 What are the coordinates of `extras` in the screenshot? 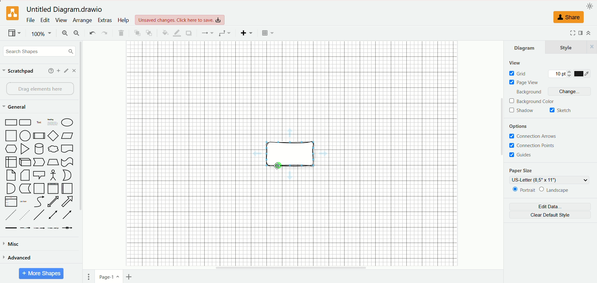 It's located at (105, 20).